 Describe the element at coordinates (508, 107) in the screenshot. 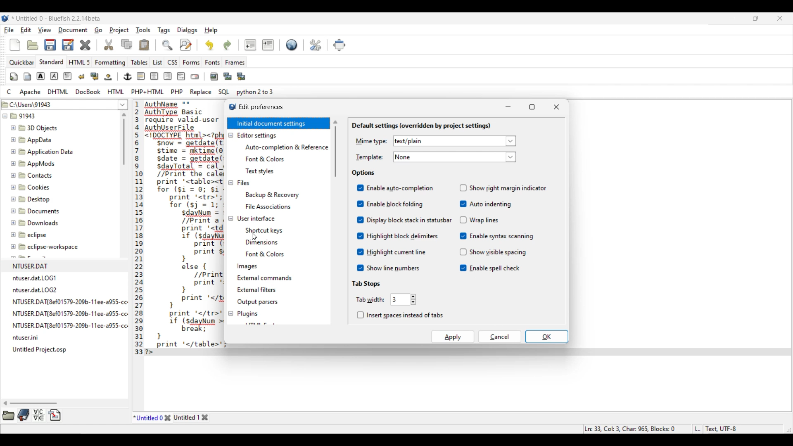

I see `Minimize` at that location.